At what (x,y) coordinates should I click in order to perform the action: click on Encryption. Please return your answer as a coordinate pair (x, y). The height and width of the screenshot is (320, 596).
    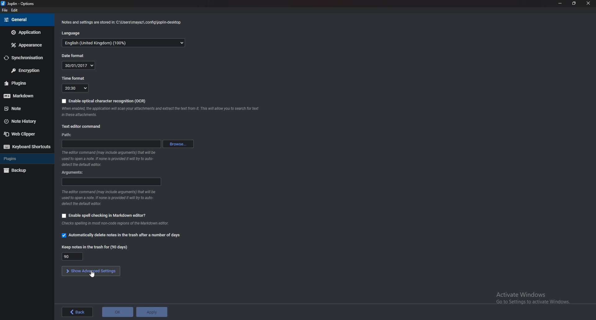
    Looking at the image, I should click on (26, 70).